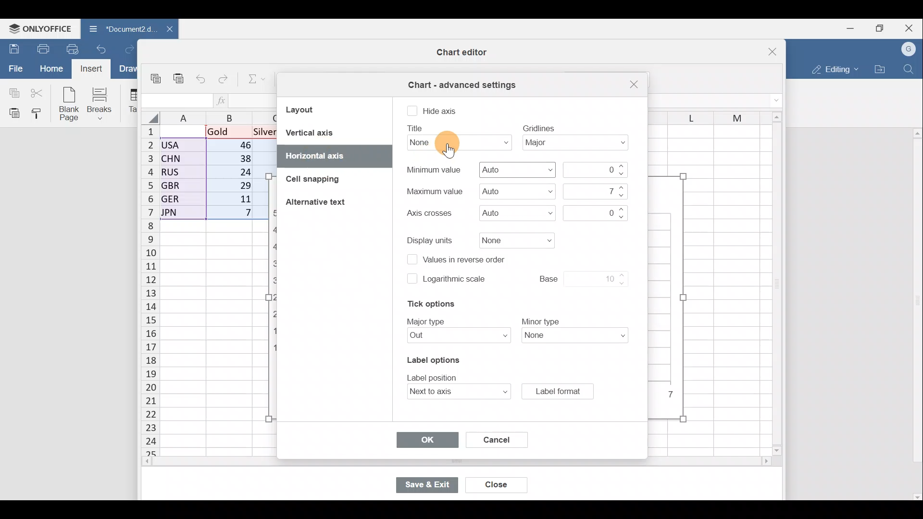 This screenshot has width=923, height=519. What do you see at coordinates (417, 128) in the screenshot?
I see `text` at bounding box center [417, 128].